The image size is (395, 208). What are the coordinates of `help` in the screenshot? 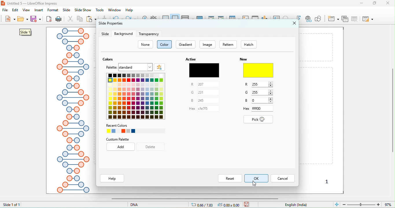 It's located at (112, 178).